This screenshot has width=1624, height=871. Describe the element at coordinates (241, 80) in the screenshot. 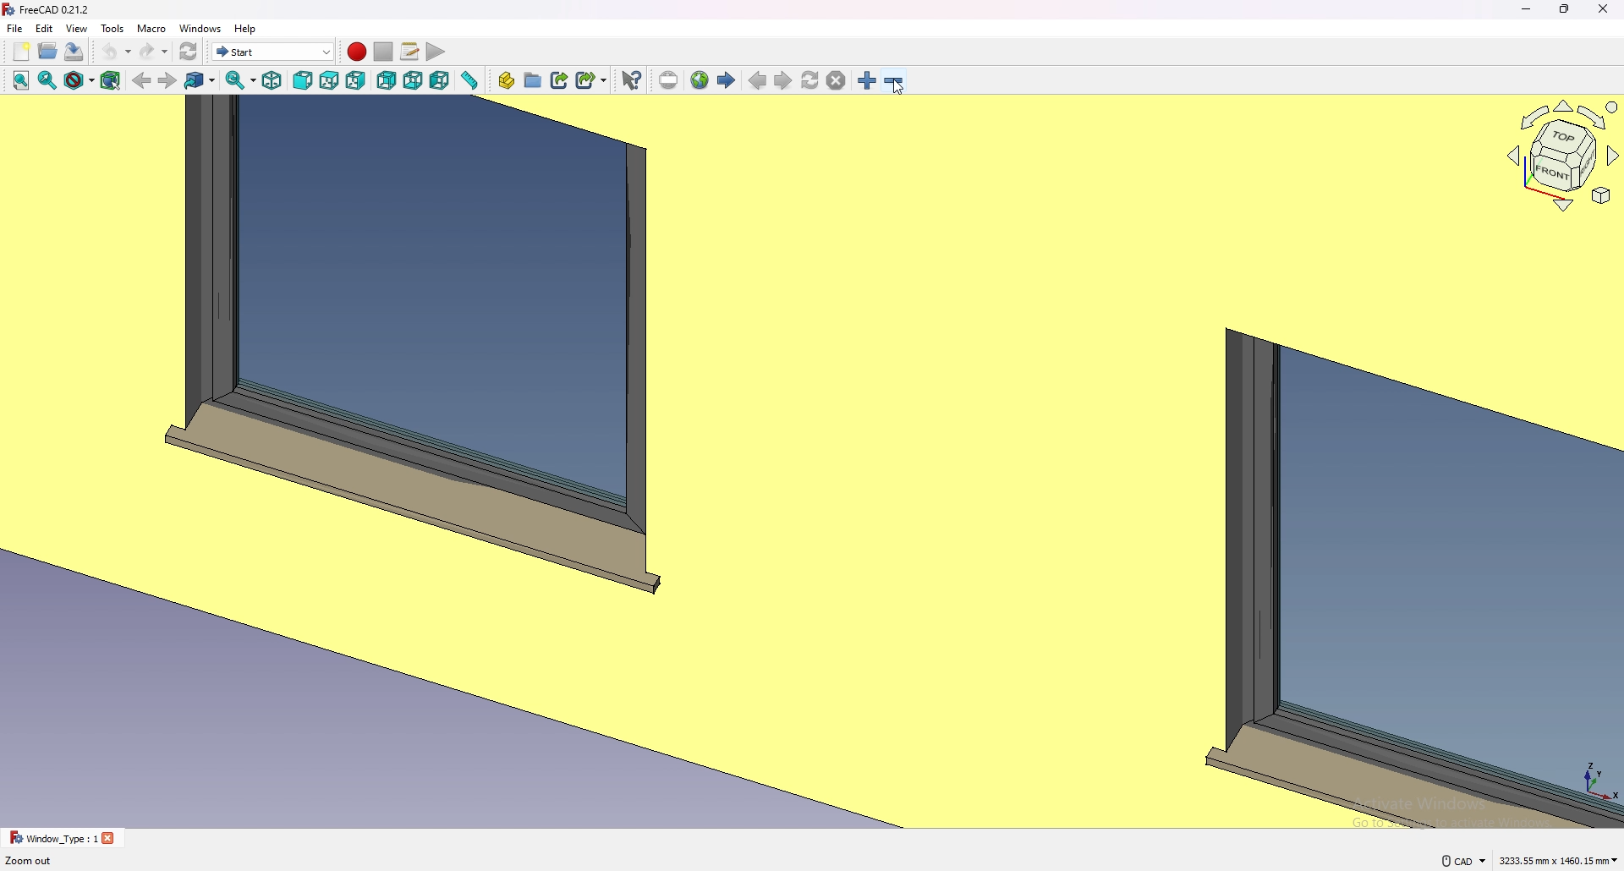

I see `sync view` at that location.